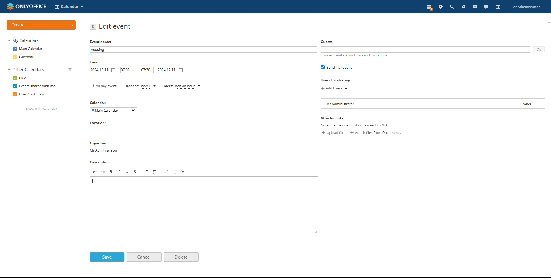 The width and height of the screenshot is (551, 278). I want to click on present, so click(429, 7).